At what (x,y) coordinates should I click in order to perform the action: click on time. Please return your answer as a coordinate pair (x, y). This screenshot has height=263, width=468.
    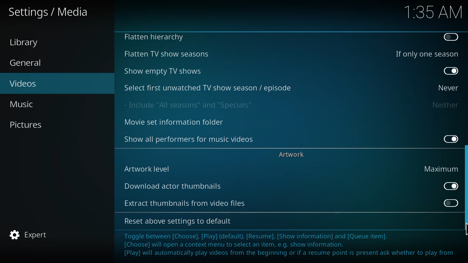
    Looking at the image, I should click on (433, 11).